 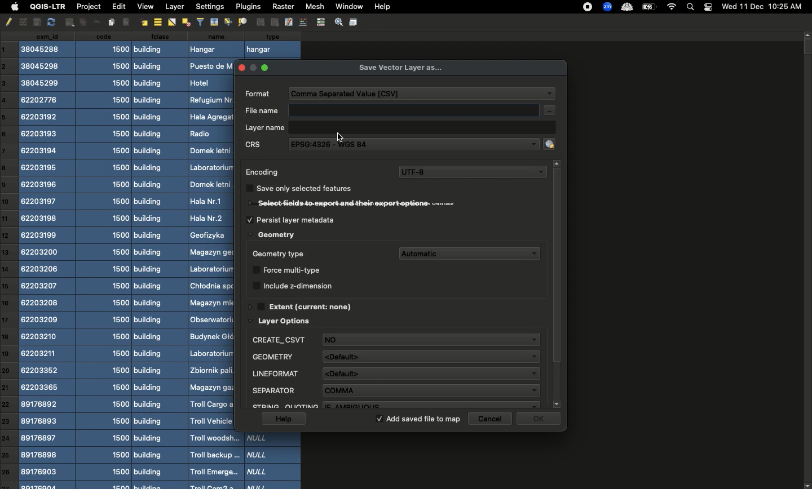 I want to click on maximise, so click(x=266, y=67).